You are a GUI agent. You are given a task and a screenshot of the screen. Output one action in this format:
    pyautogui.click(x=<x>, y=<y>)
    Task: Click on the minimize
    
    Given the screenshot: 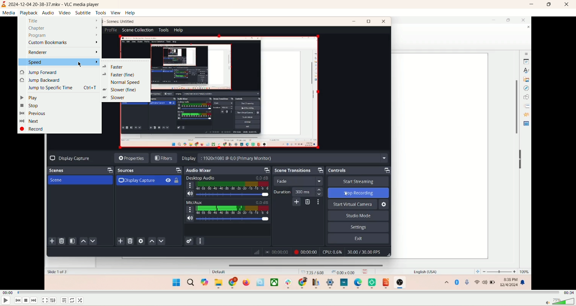 What is the action you would take?
    pyautogui.click(x=531, y=4)
    